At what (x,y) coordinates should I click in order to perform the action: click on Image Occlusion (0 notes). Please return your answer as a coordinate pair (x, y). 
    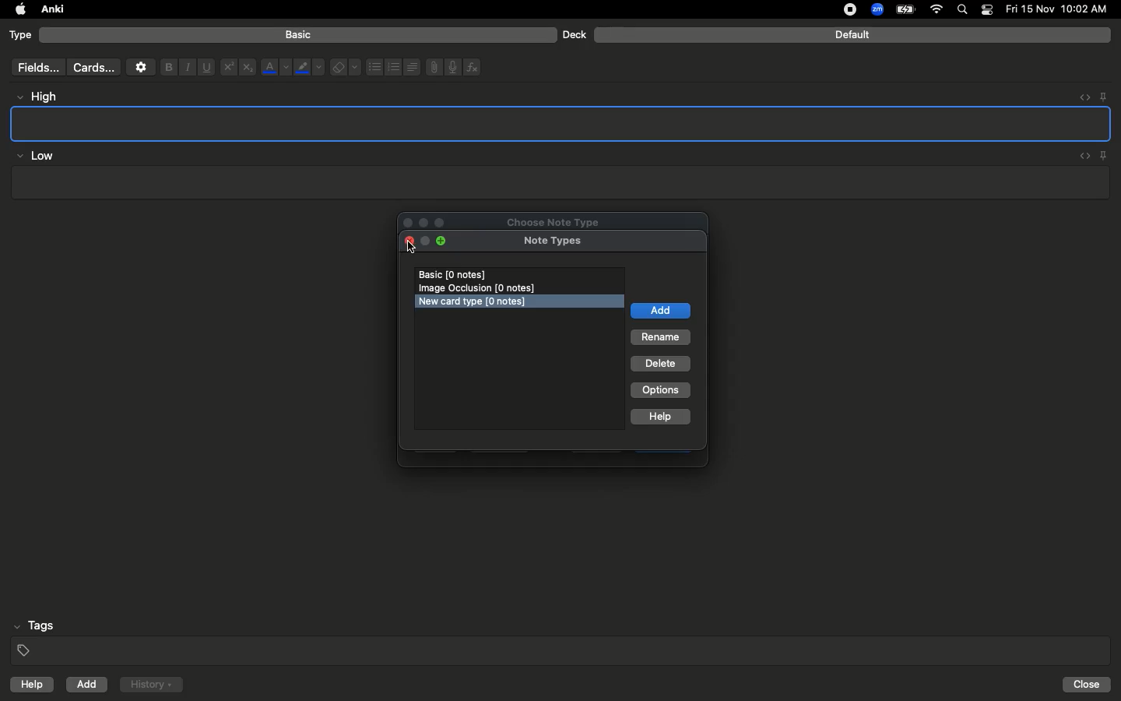
    Looking at the image, I should click on (481, 287).